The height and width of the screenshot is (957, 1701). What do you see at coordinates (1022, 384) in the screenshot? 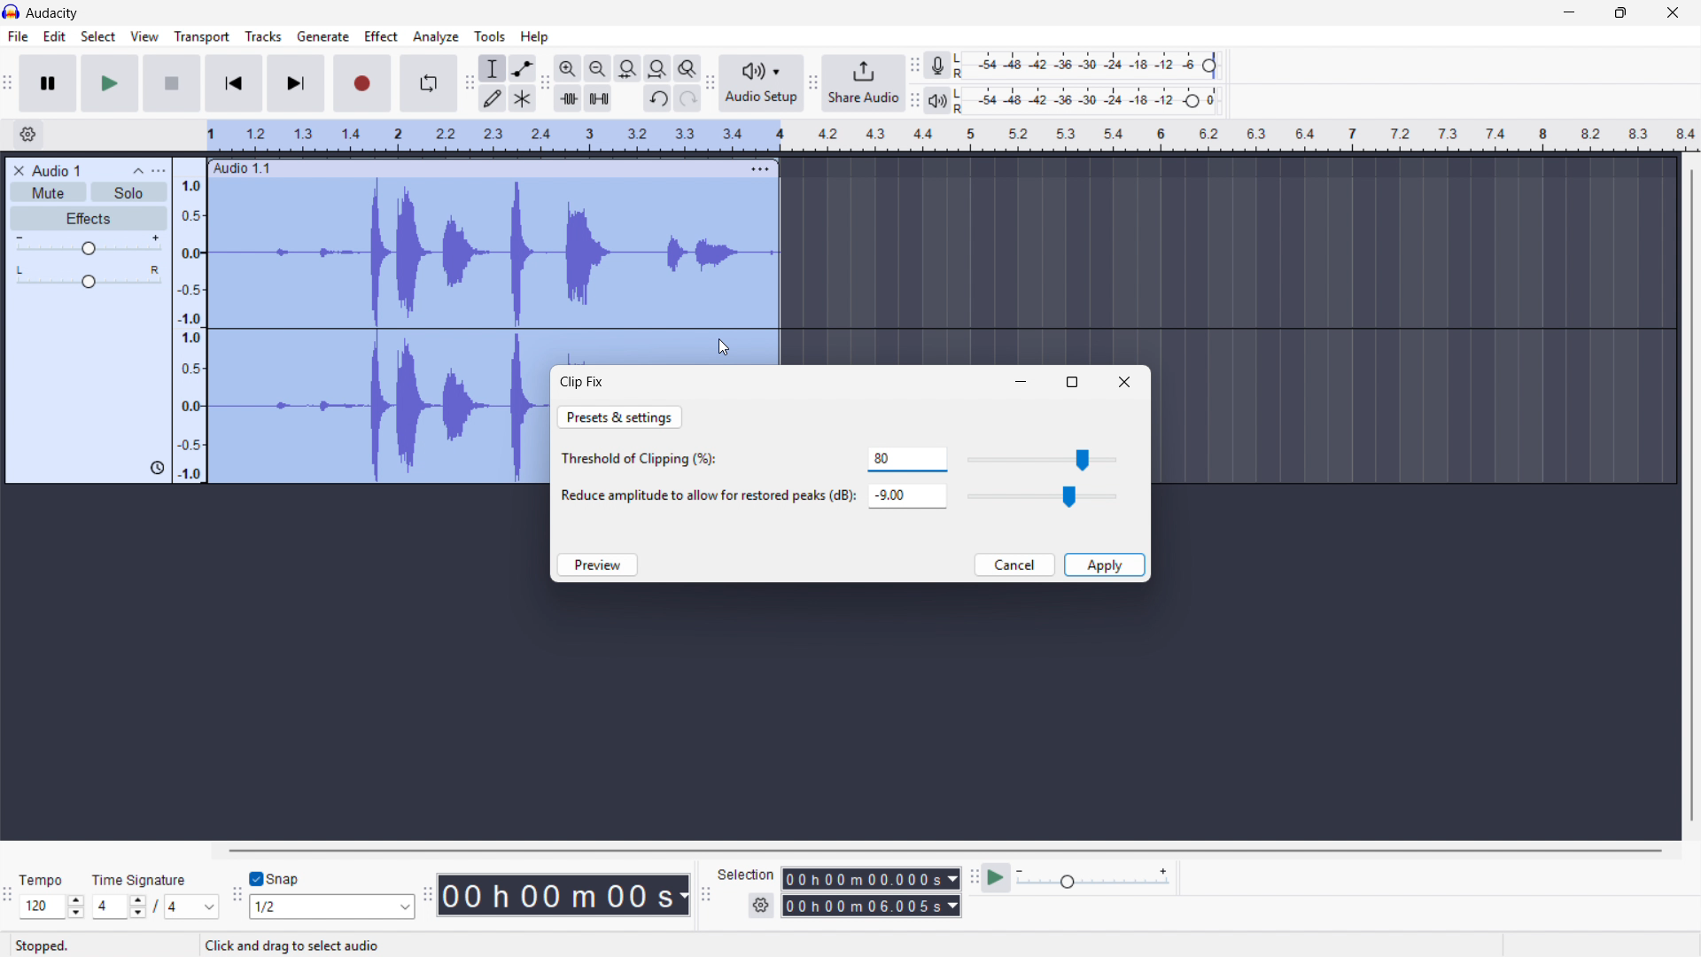
I see `minimise ` at bounding box center [1022, 384].